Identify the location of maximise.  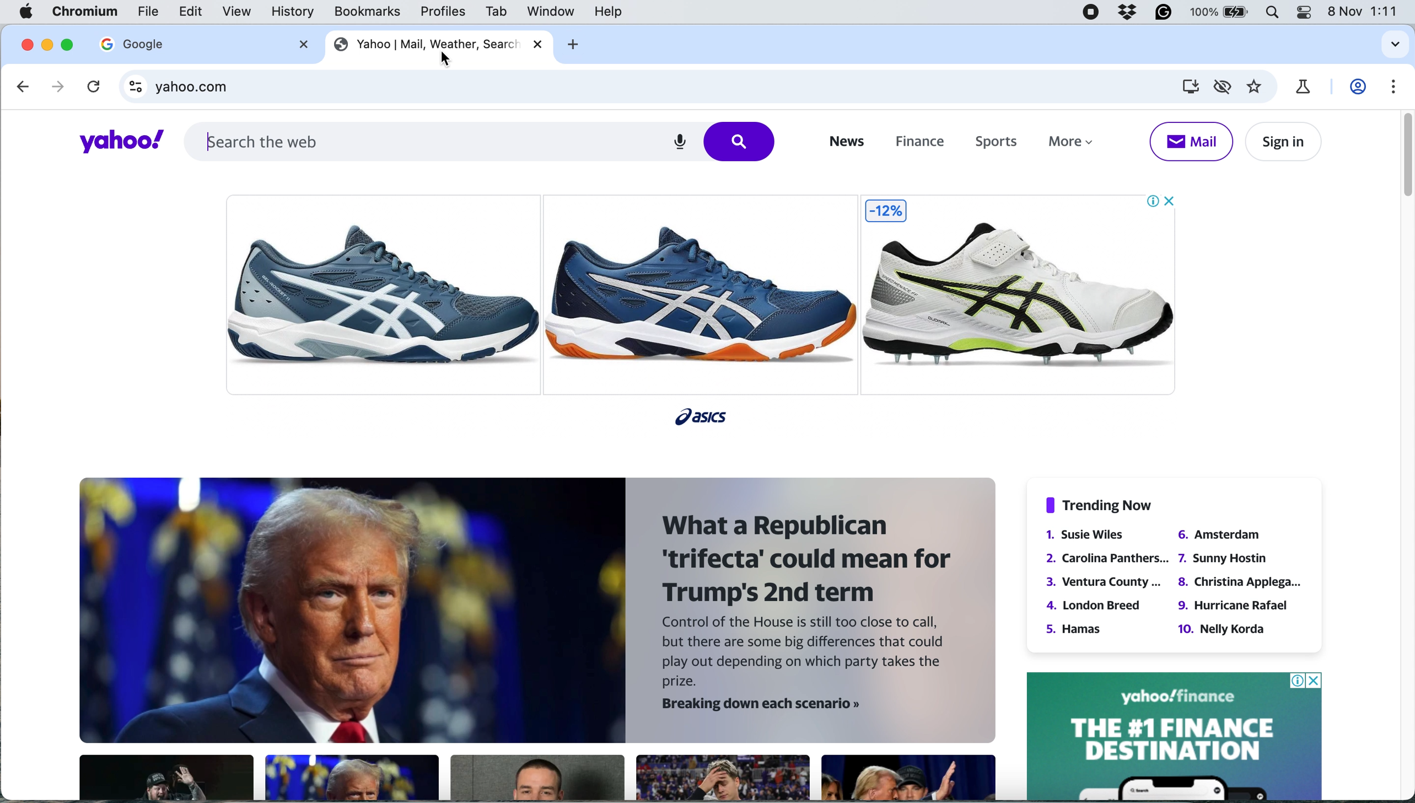
(72, 44).